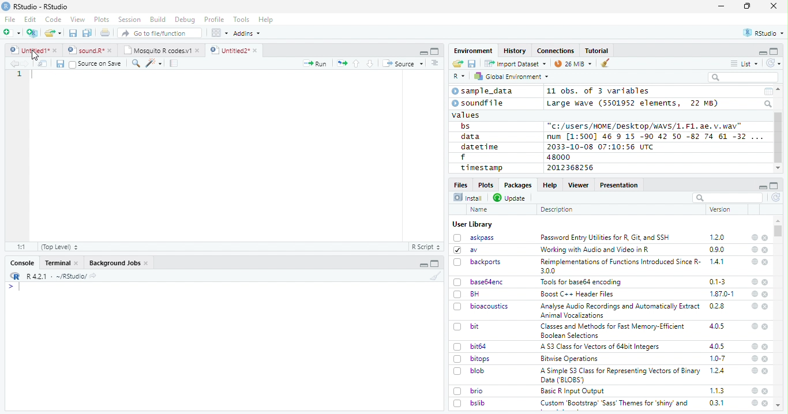 The width and height of the screenshot is (788, 414). I want to click on Description, so click(557, 209).